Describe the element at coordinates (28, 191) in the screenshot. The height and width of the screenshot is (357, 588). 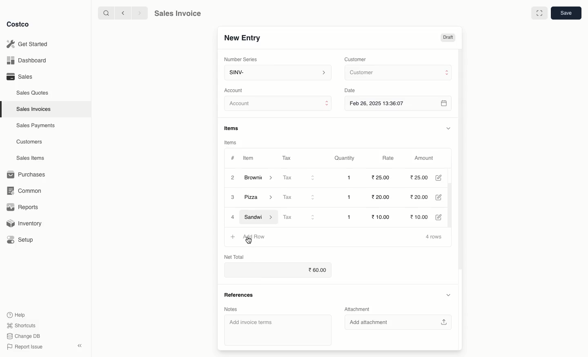
I see `Common` at that location.